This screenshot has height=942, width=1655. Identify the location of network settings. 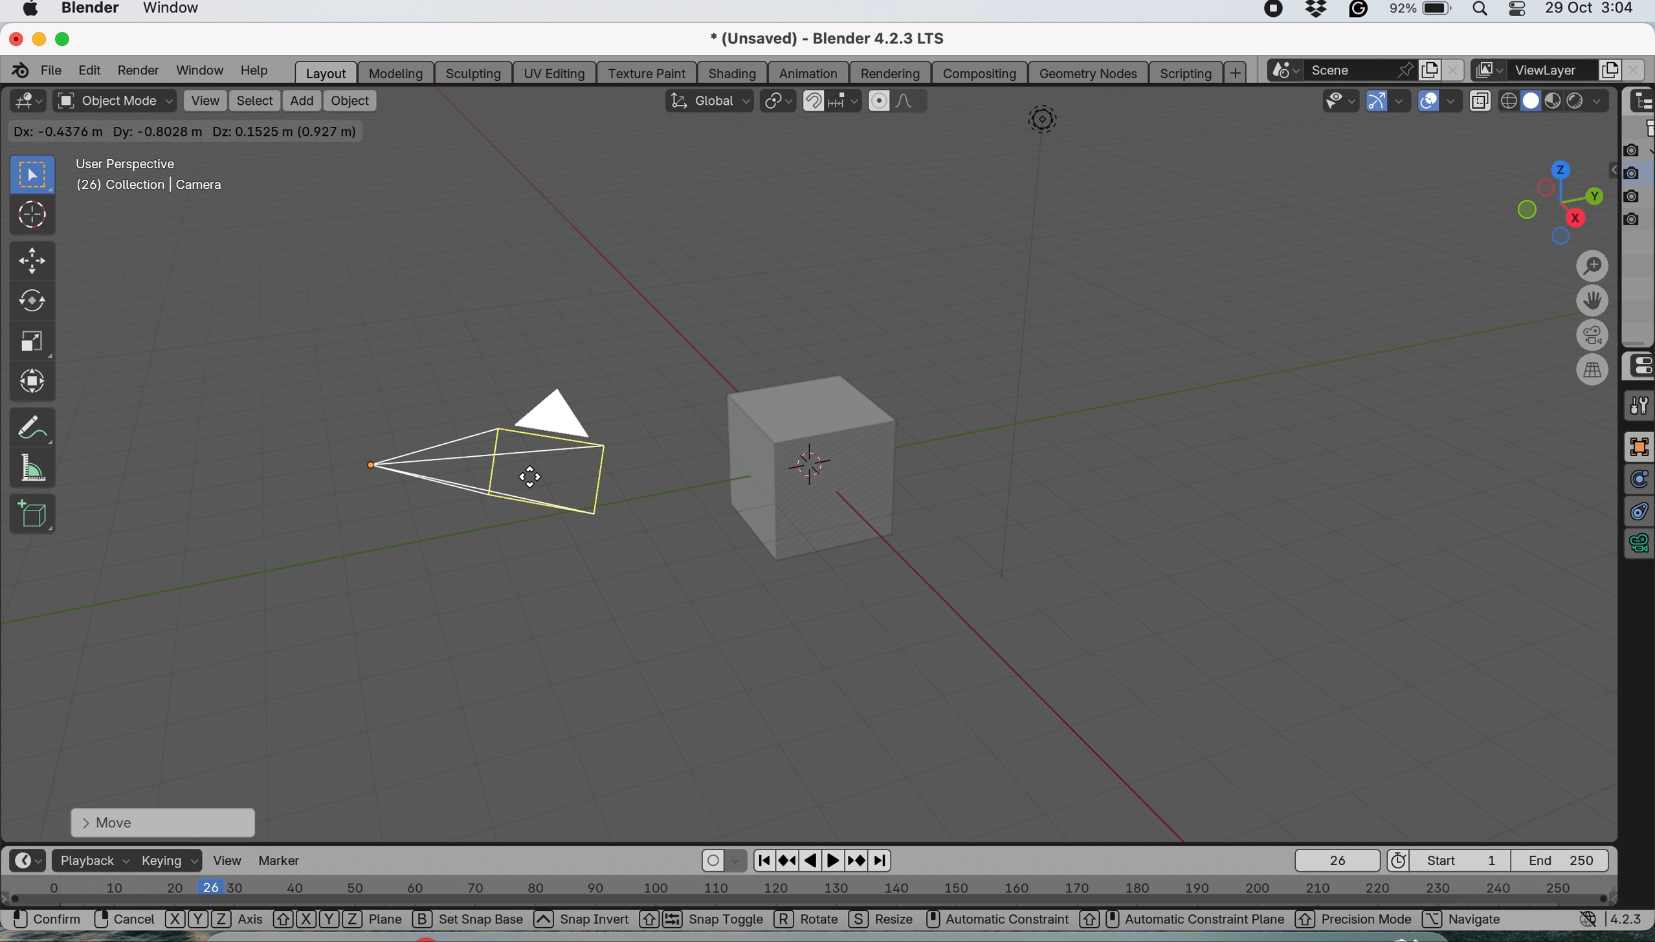
(1588, 921).